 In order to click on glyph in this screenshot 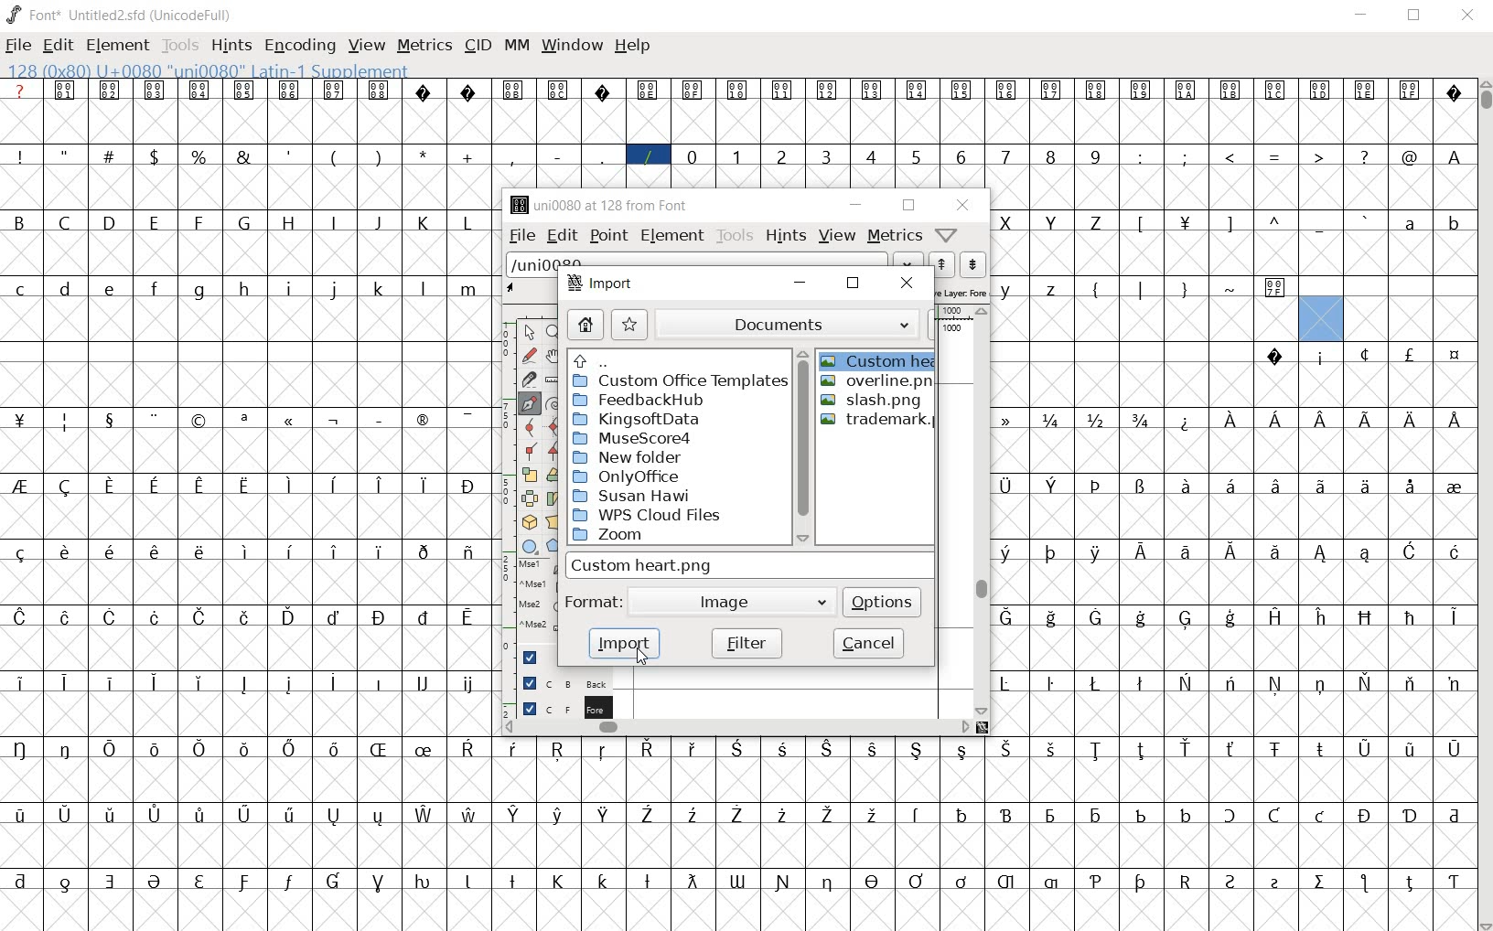, I will do `click(110, 617)`.